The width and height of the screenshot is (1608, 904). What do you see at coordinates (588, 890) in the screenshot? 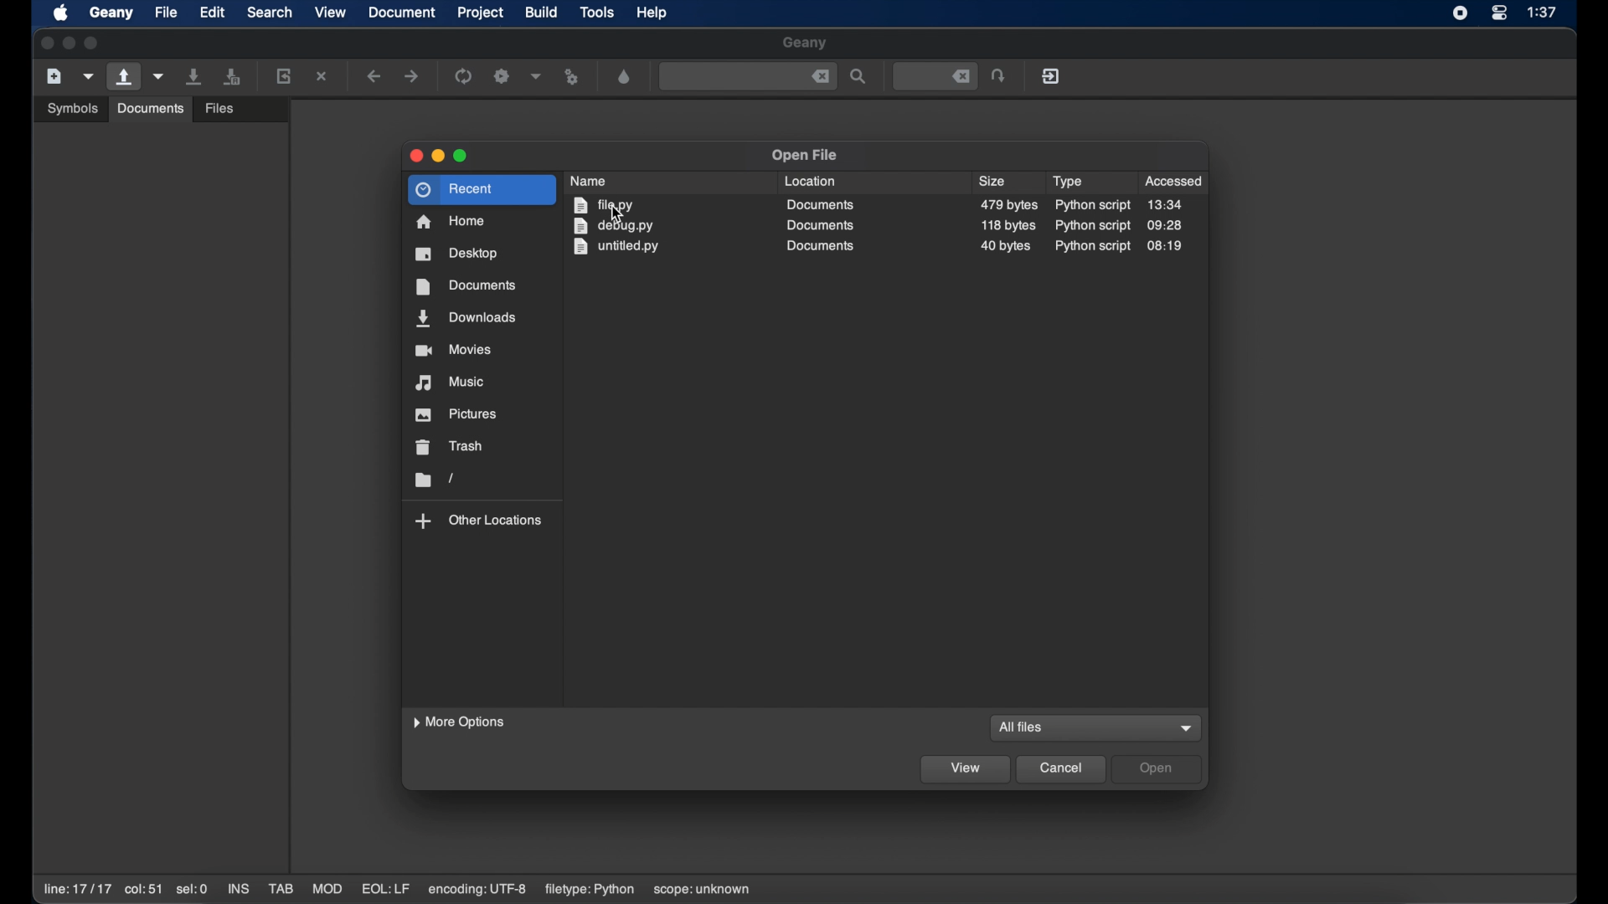
I see `filetype: python` at bounding box center [588, 890].